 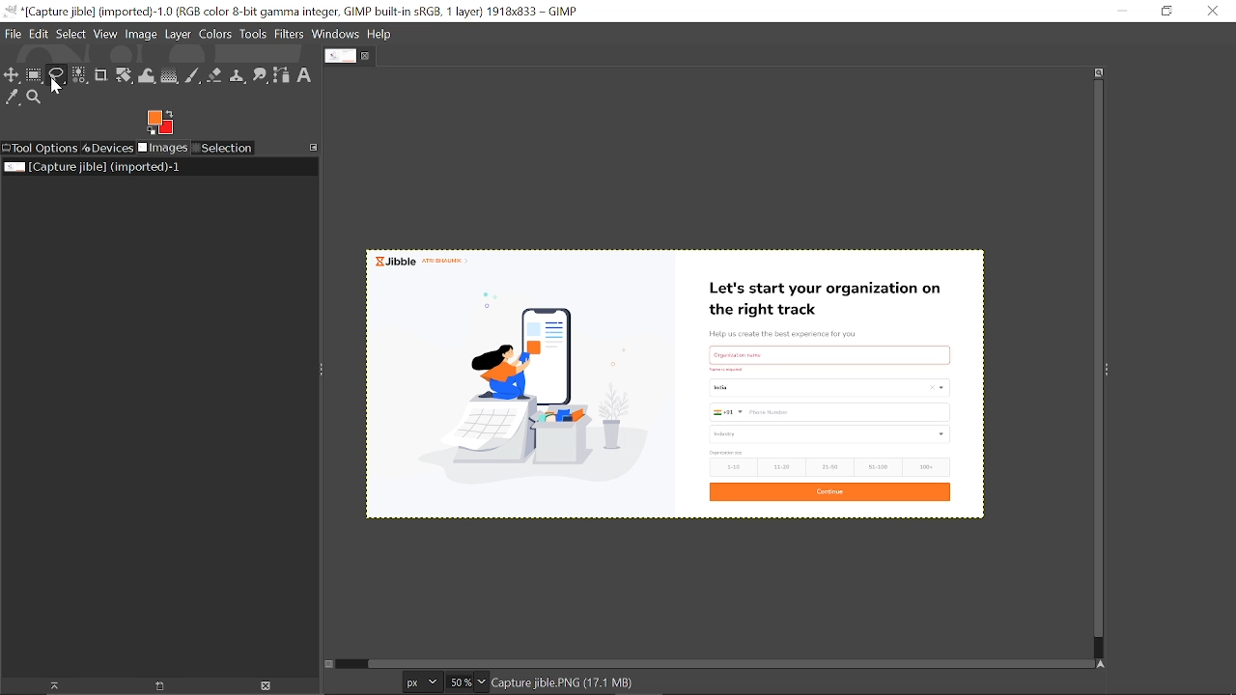 What do you see at coordinates (48, 686) in the screenshot?
I see `Raise dispaly` at bounding box center [48, 686].